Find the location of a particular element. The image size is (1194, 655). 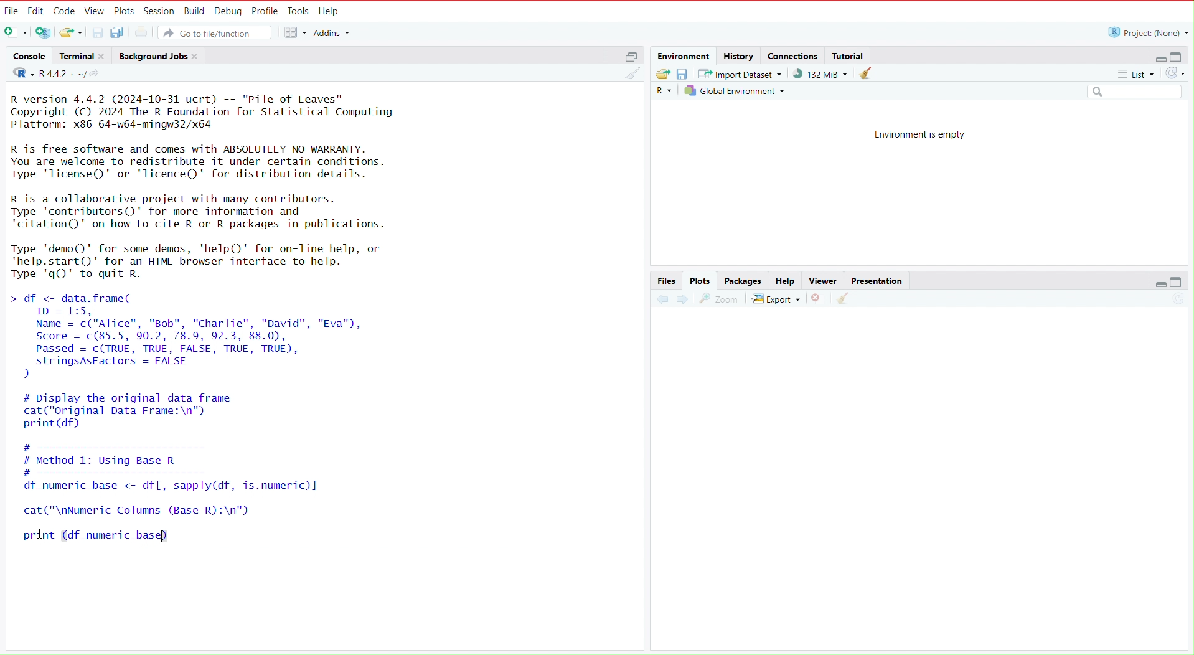

workspace panes is located at coordinates (295, 32).